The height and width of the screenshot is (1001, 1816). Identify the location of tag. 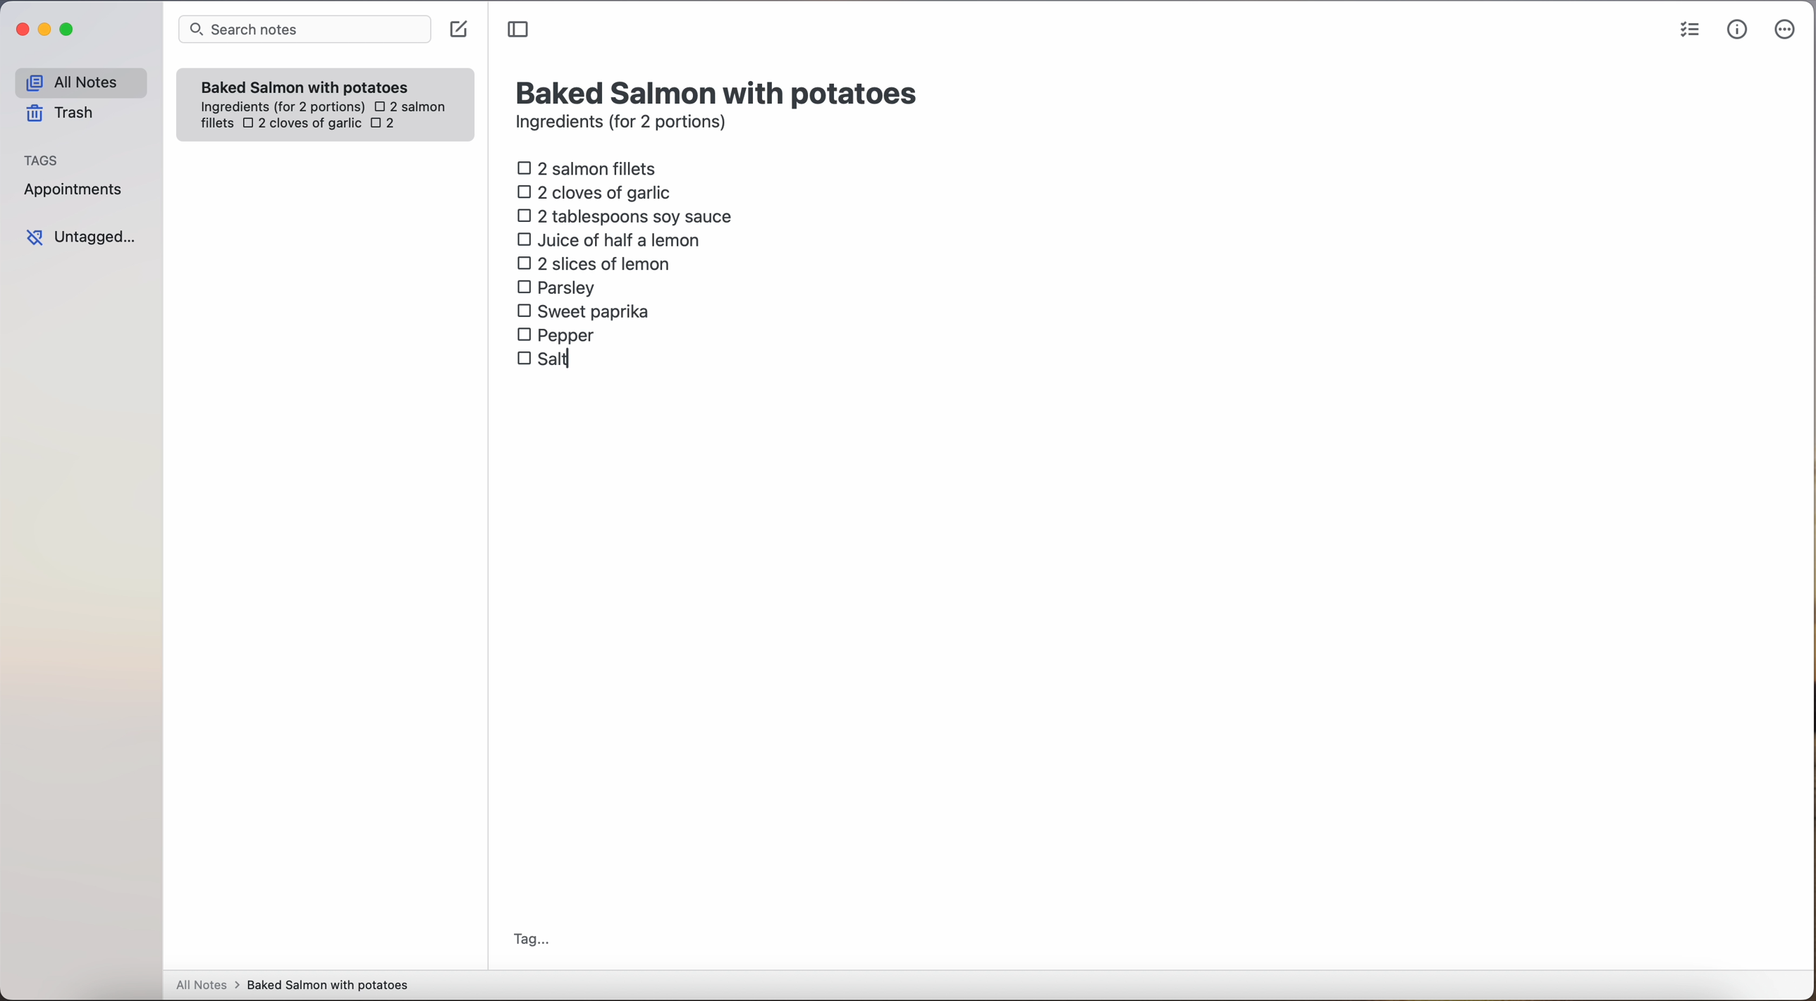
(530, 941).